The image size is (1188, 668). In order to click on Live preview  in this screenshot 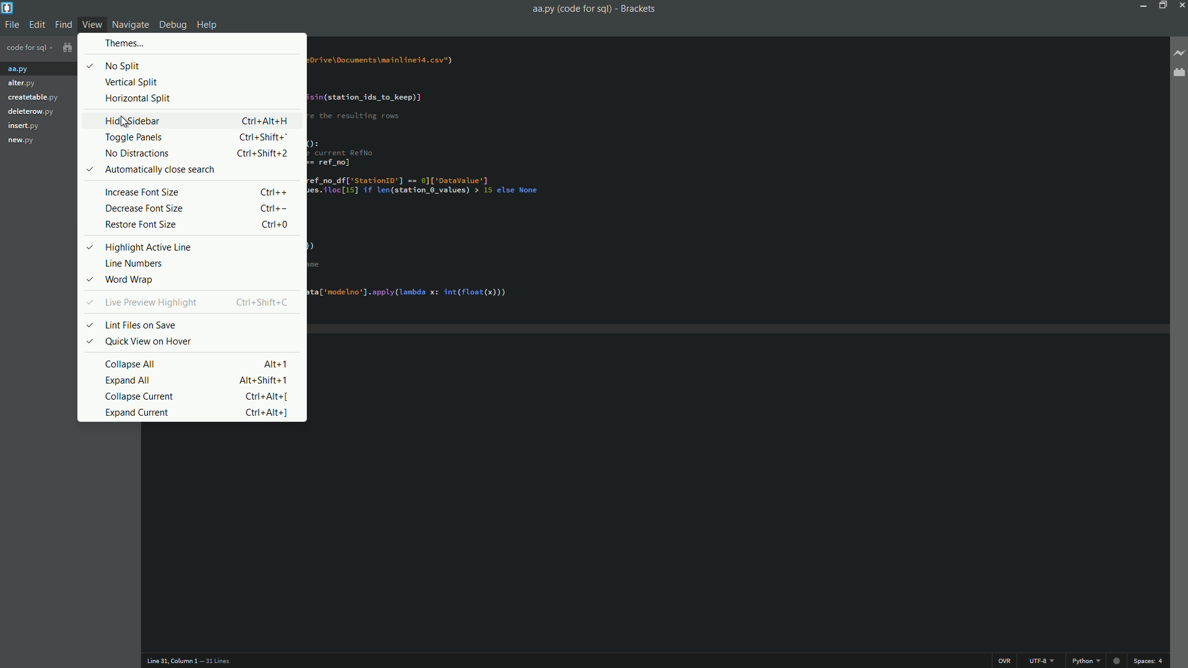, I will do `click(1116, 661)`.